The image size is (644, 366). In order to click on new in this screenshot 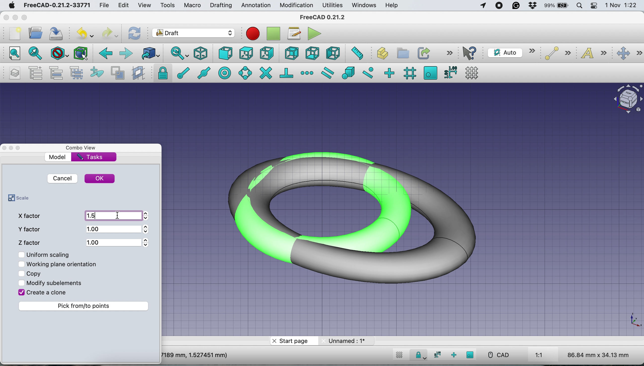, I will do `click(14, 33)`.